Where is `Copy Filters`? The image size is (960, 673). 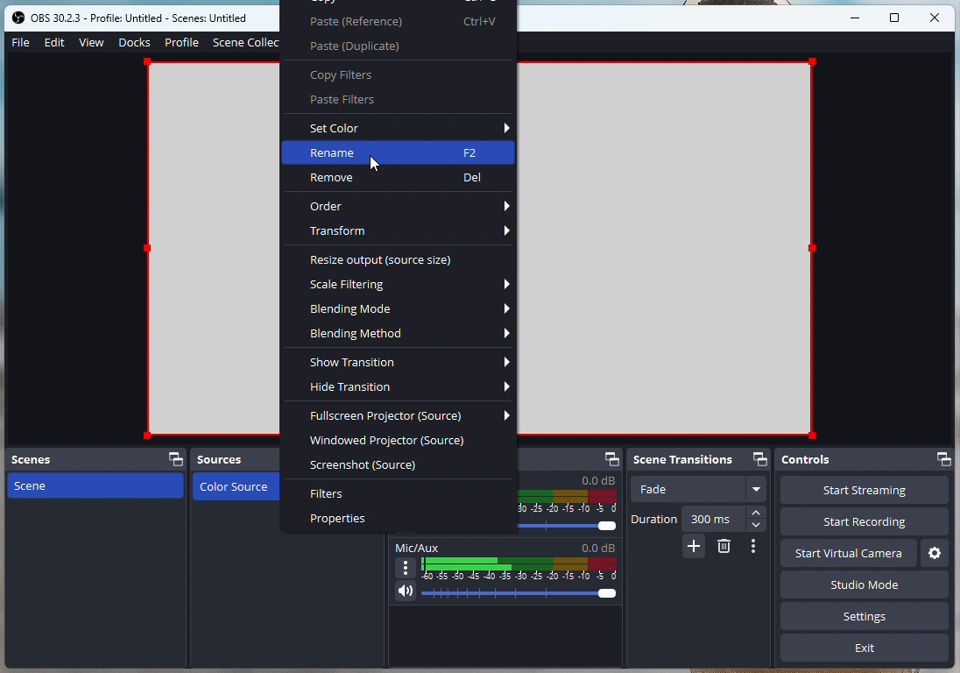
Copy Filters is located at coordinates (356, 76).